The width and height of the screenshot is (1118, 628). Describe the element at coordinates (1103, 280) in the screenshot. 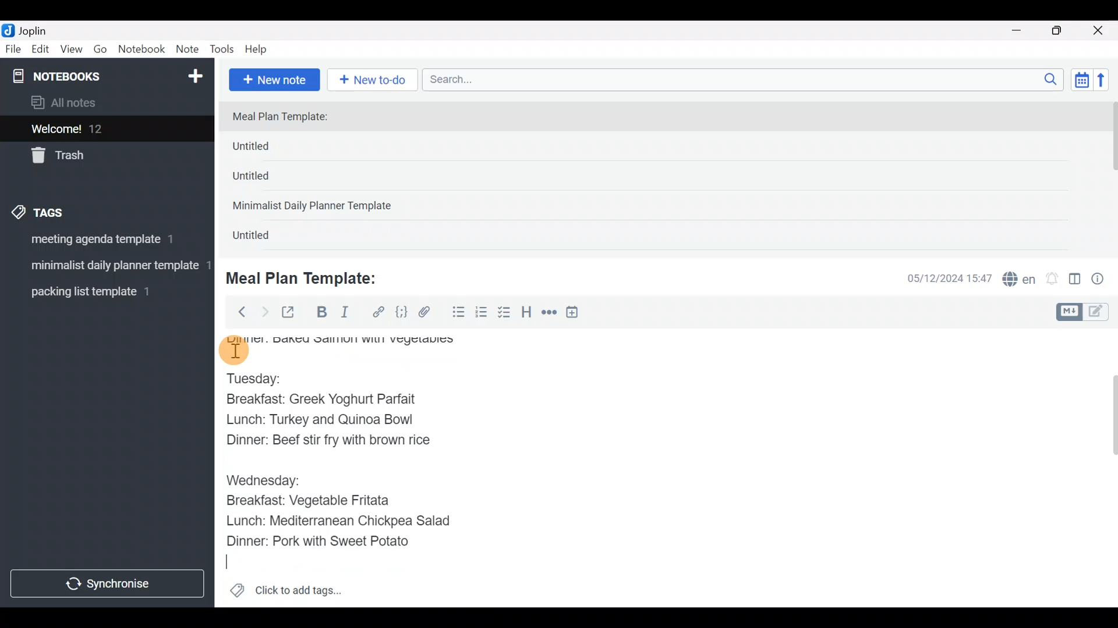

I see `Note properties` at that location.